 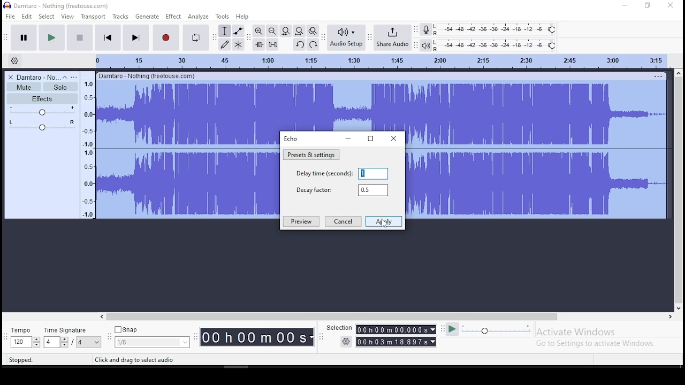 What do you see at coordinates (173, 17) in the screenshot?
I see `effects` at bounding box center [173, 17].